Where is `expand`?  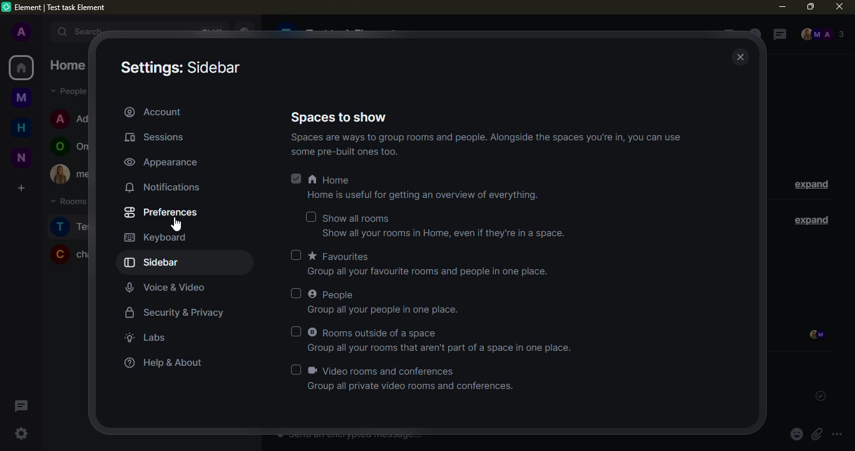
expand is located at coordinates (809, 219).